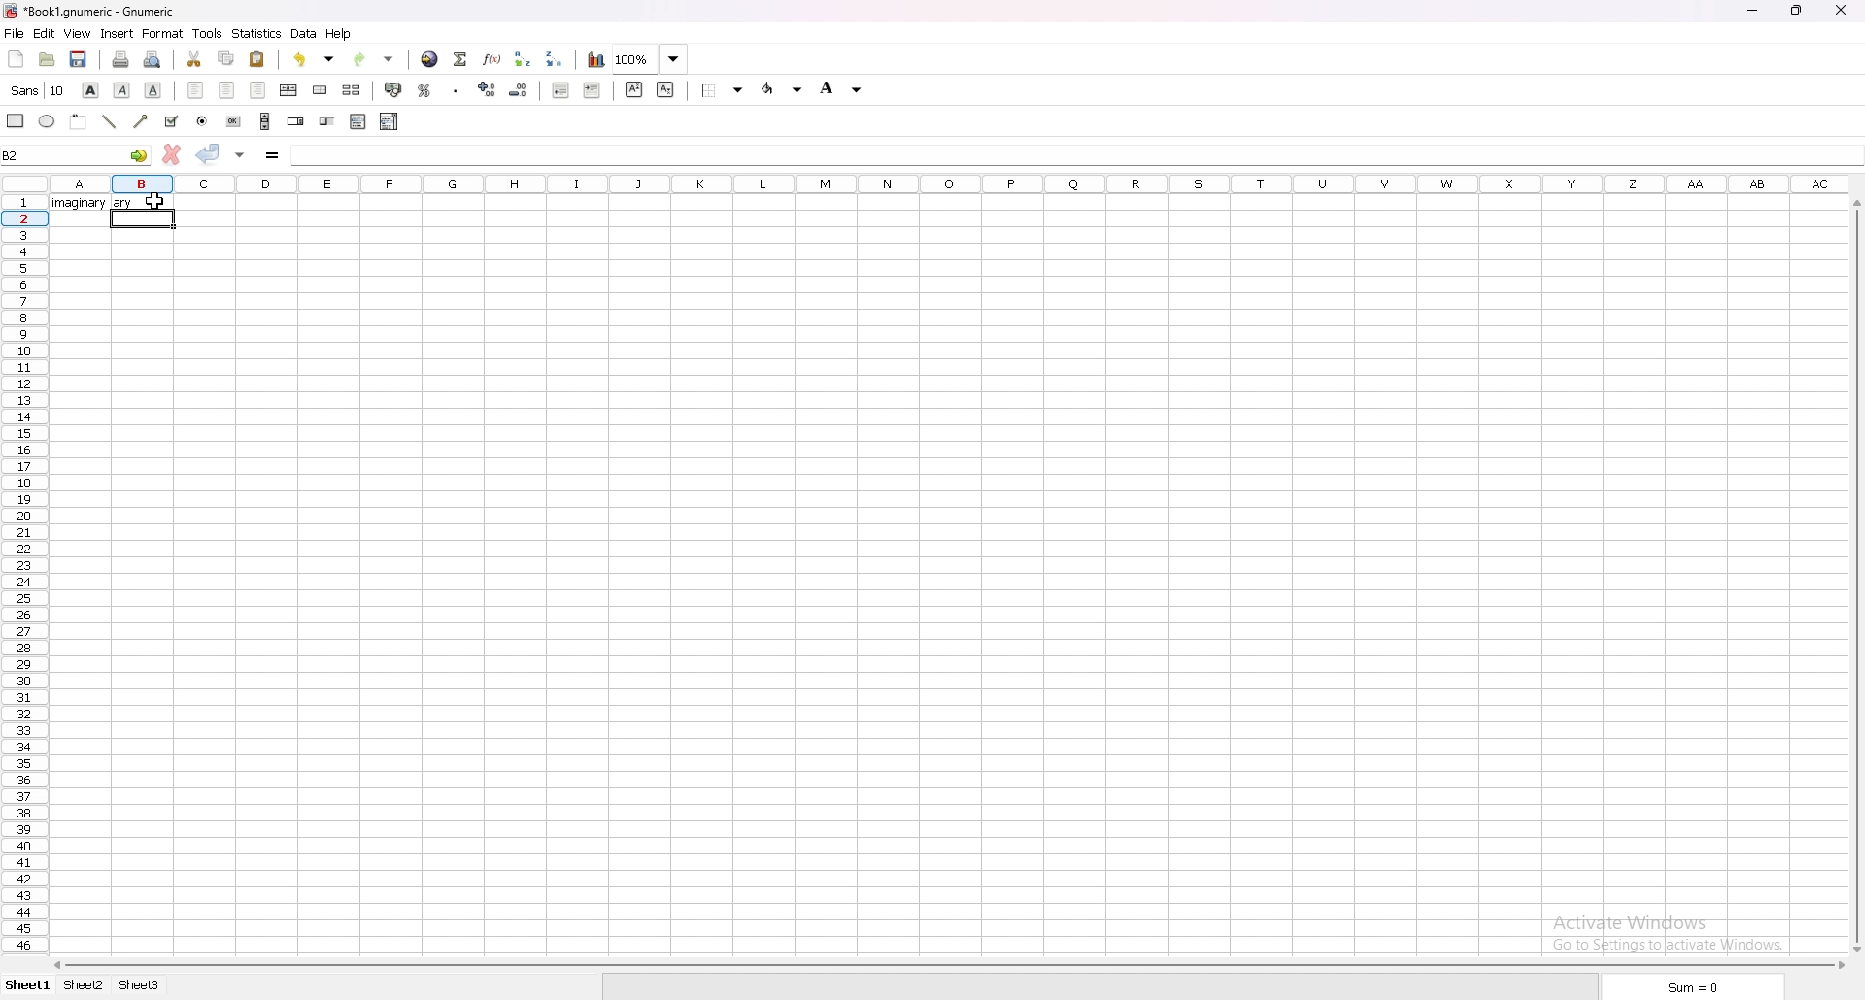 The height and width of the screenshot is (1000, 1865). What do you see at coordinates (232, 121) in the screenshot?
I see `button` at bounding box center [232, 121].